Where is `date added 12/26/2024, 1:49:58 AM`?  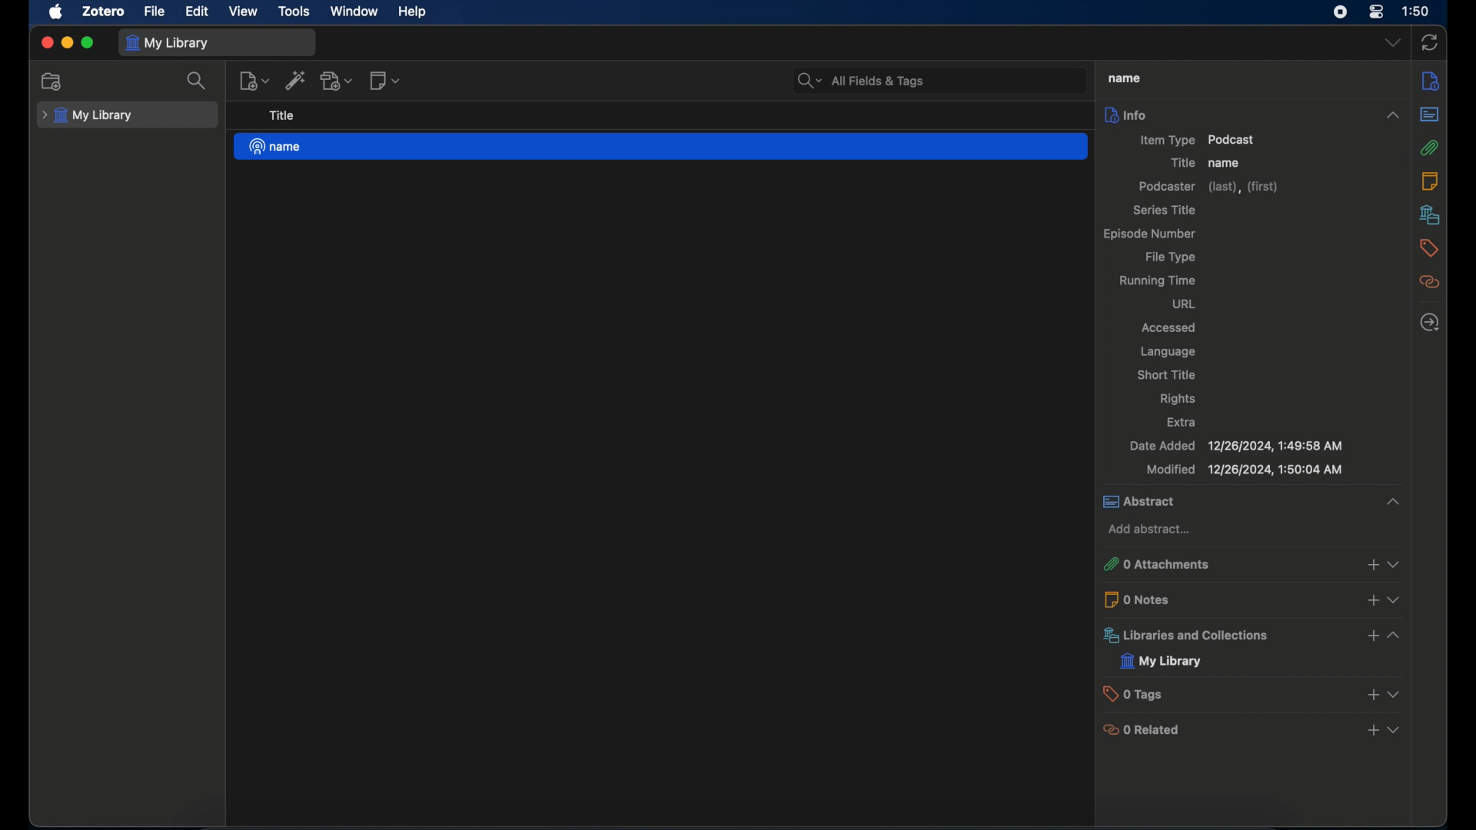
date added 12/26/2024, 1:49:58 AM is located at coordinates (1235, 447).